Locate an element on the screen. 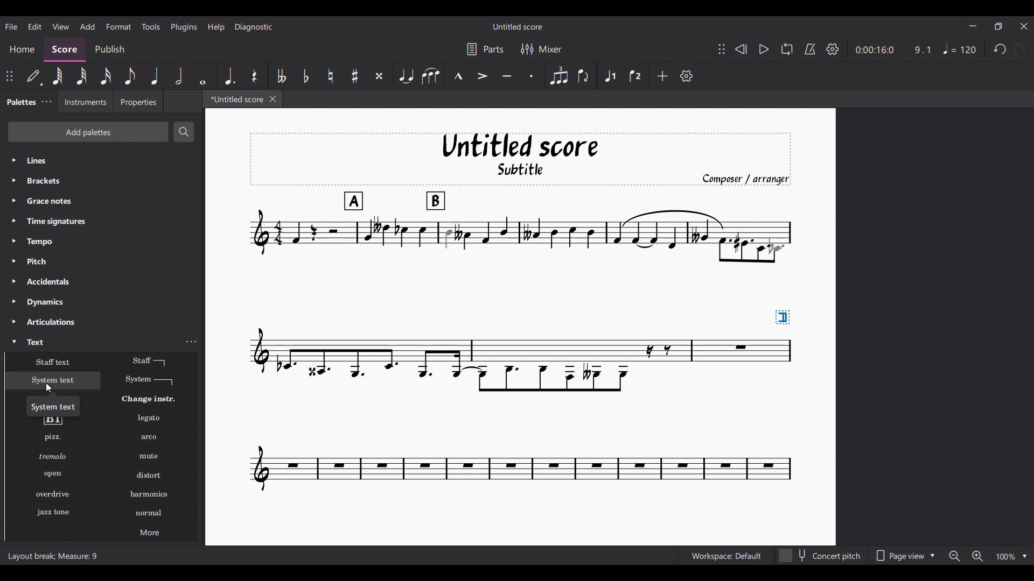 This screenshot has width=1034, height=581. Toggle flat is located at coordinates (306, 76).